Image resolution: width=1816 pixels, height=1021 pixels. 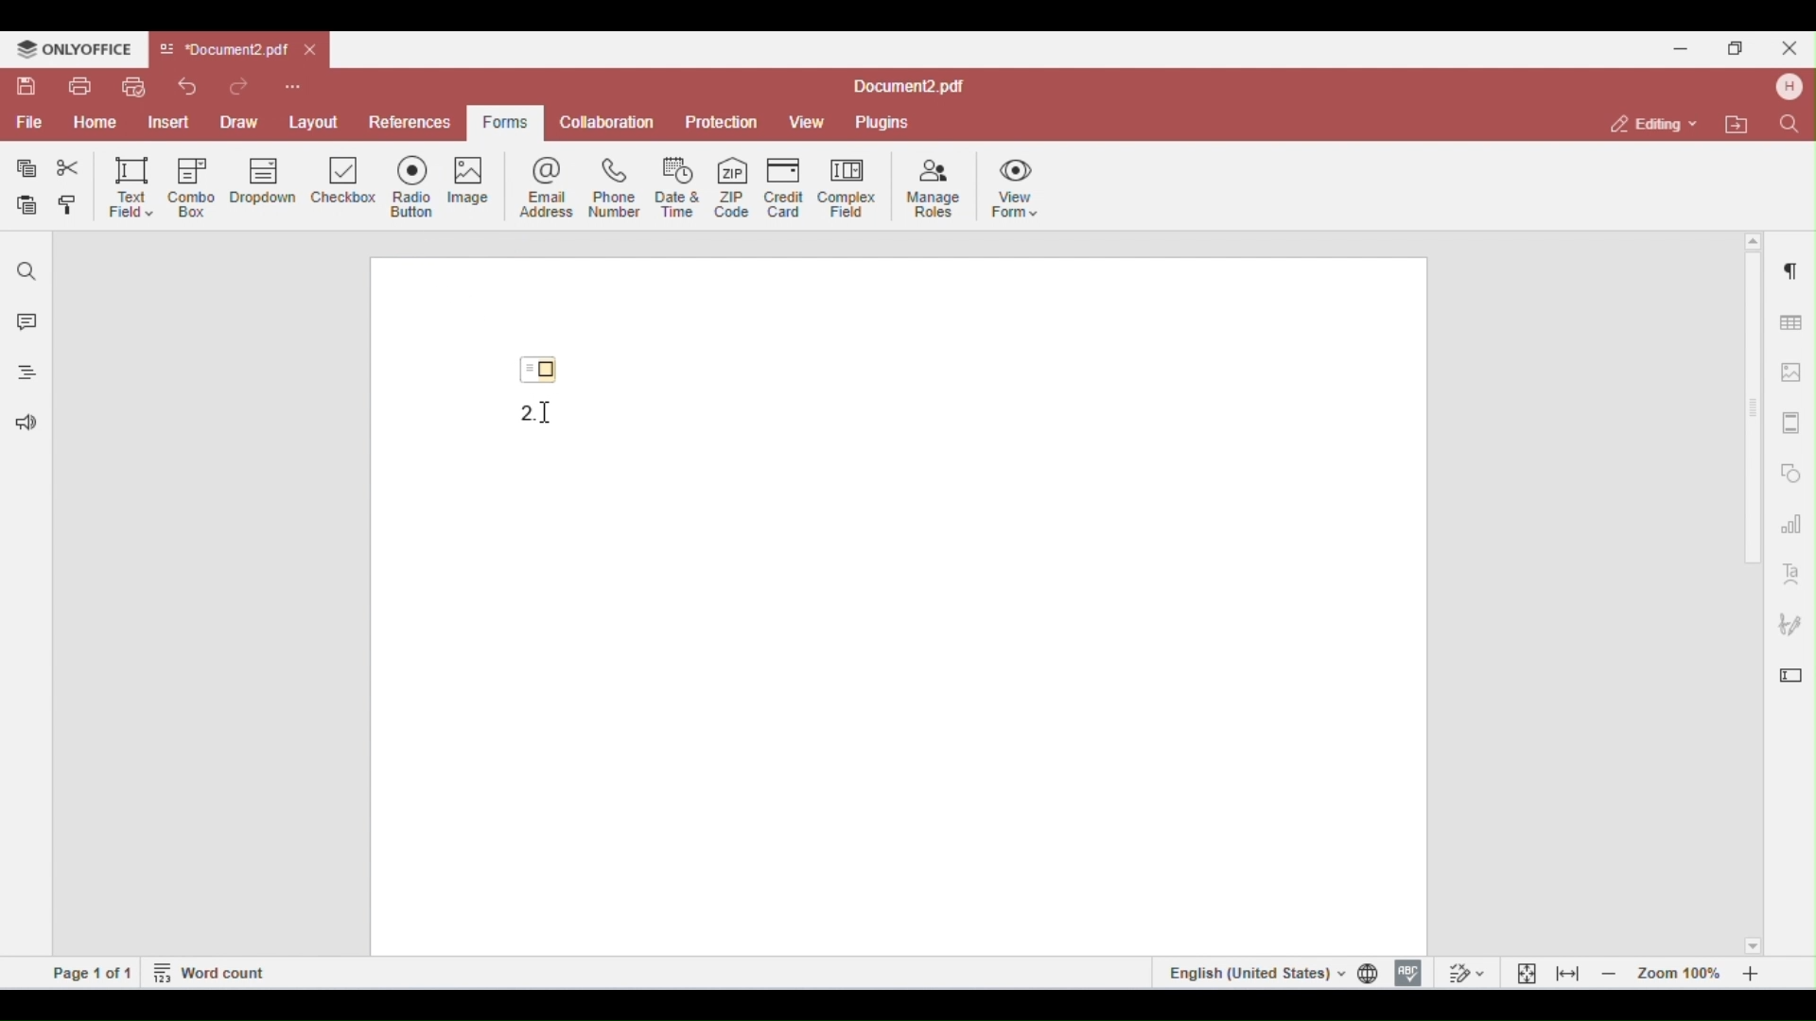 What do you see at coordinates (909, 87) in the screenshot?
I see `document2` at bounding box center [909, 87].